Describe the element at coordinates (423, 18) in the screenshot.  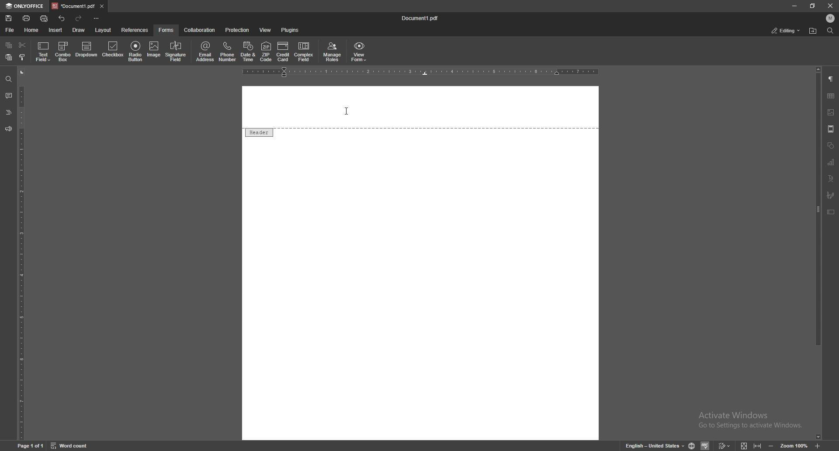
I see `document` at that location.